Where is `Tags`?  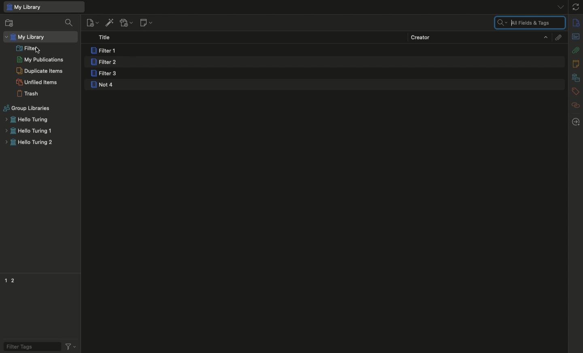
Tags is located at coordinates (576, 92).